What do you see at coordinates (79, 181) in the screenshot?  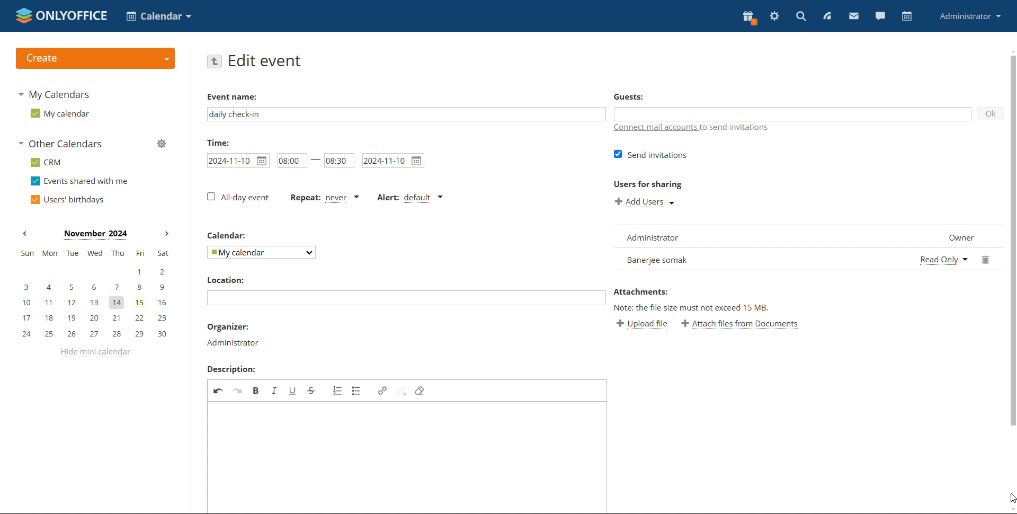 I see `events shared with me` at bounding box center [79, 181].